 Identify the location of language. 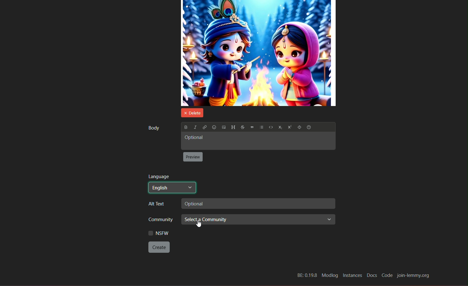
(159, 176).